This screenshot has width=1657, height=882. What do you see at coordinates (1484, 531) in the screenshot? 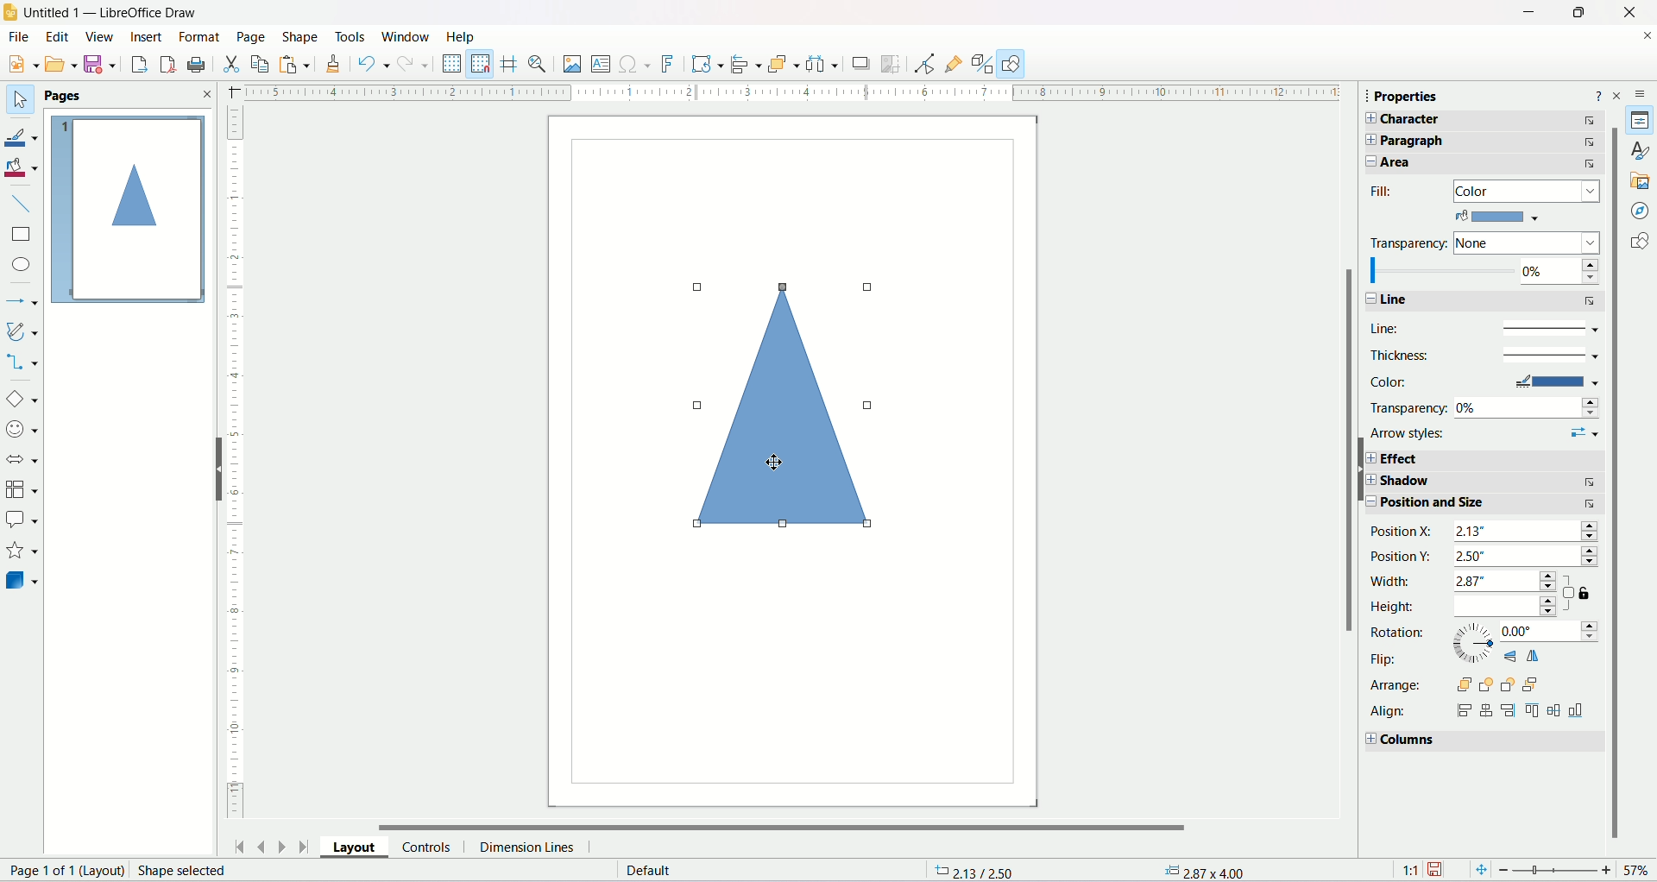
I see `position X` at bounding box center [1484, 531].